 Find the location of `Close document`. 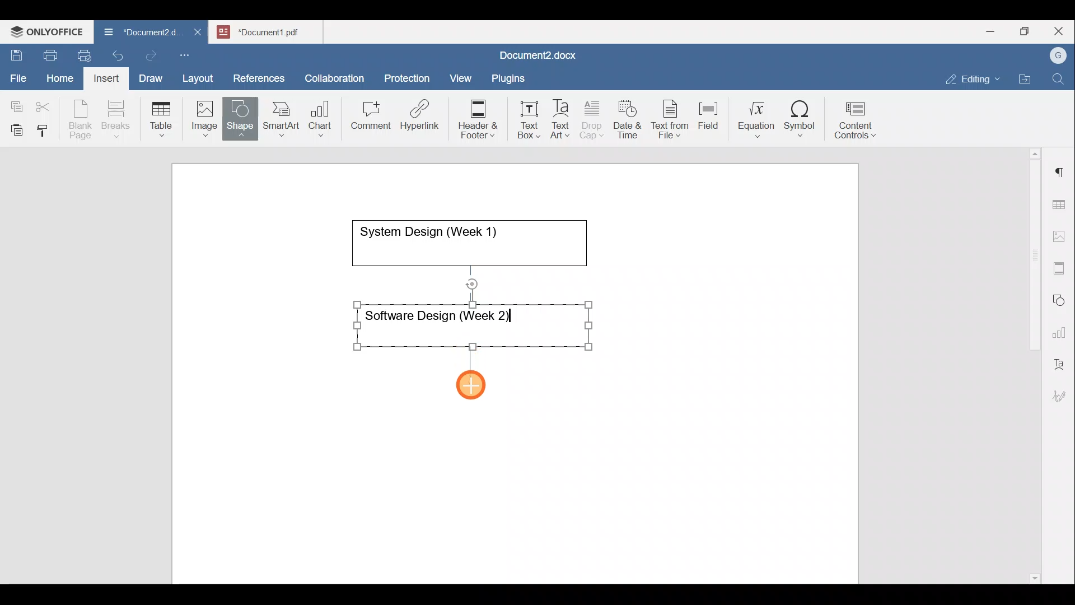

Close document is located at coordinates (198, 33).